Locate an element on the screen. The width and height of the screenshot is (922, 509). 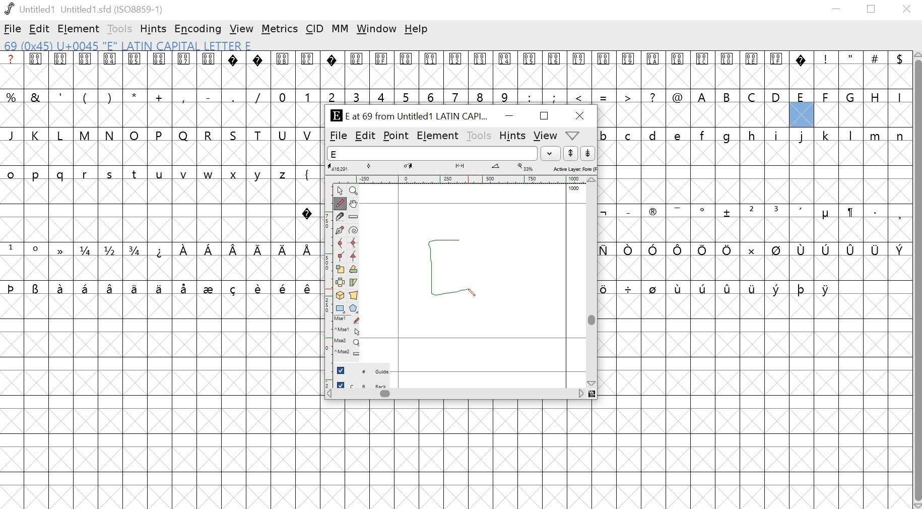
Rectangle/ellipse is located at coordinates (340, 309).